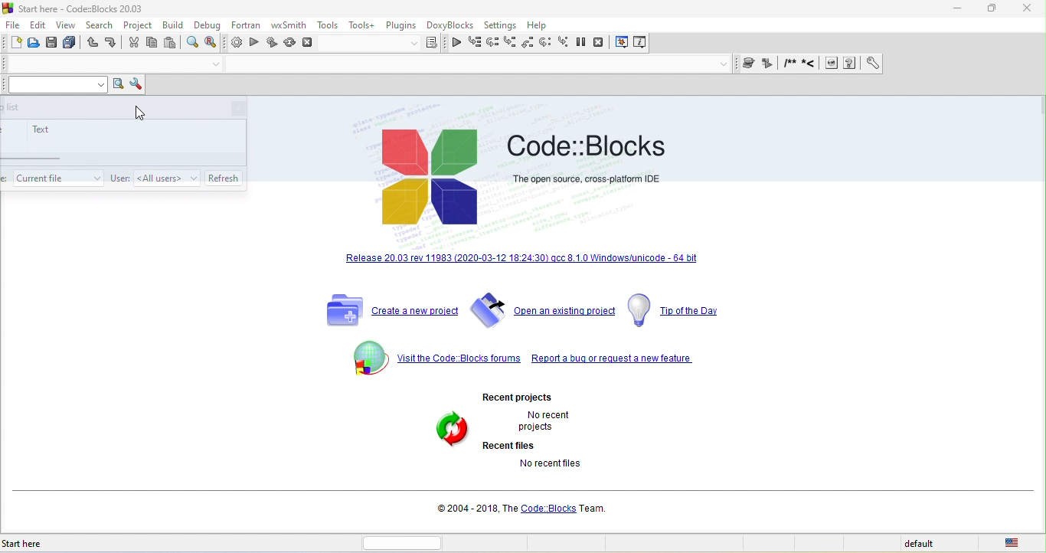  Describe the element at coordinates (567, 471) in the screenshot. I see `no recent files ` at that location.